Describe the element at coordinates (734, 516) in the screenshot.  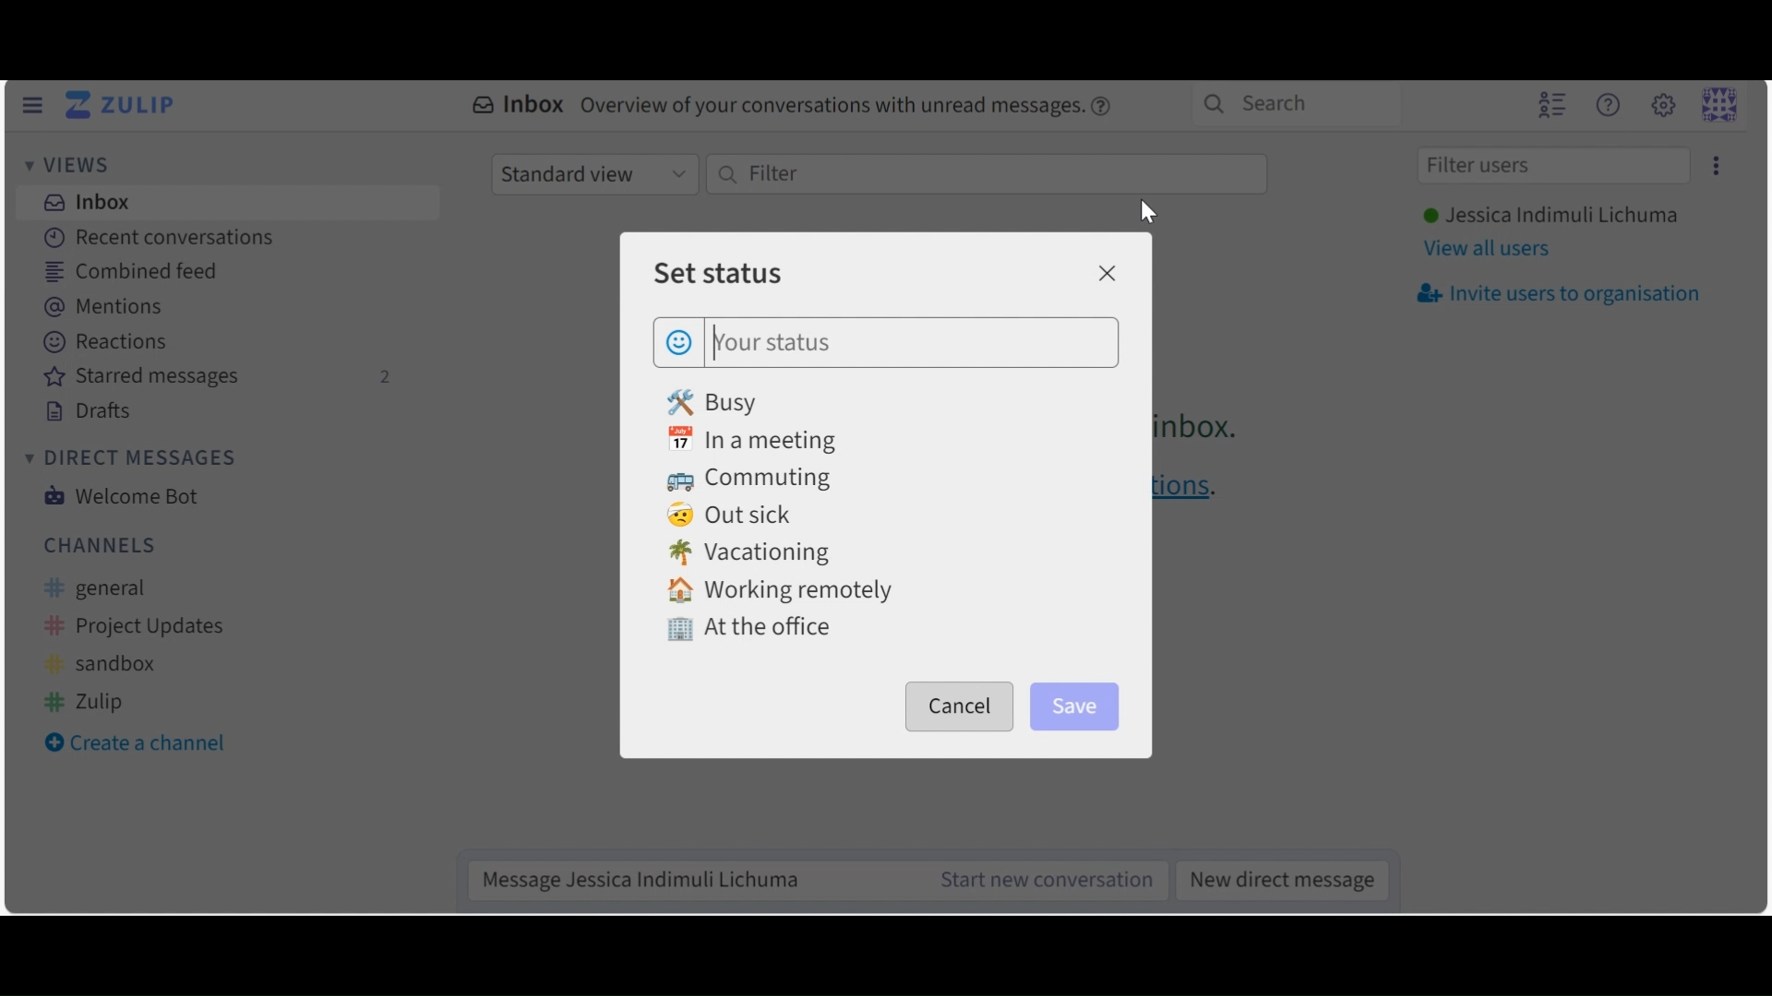
I see `Out Sick` at that location.